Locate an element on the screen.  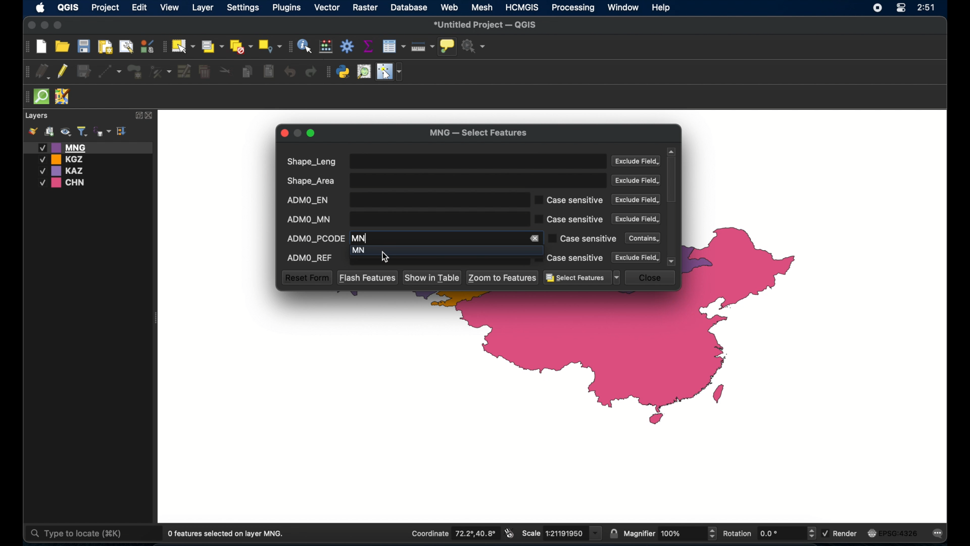
MNG - Select features is located at coordinates (478, 133).